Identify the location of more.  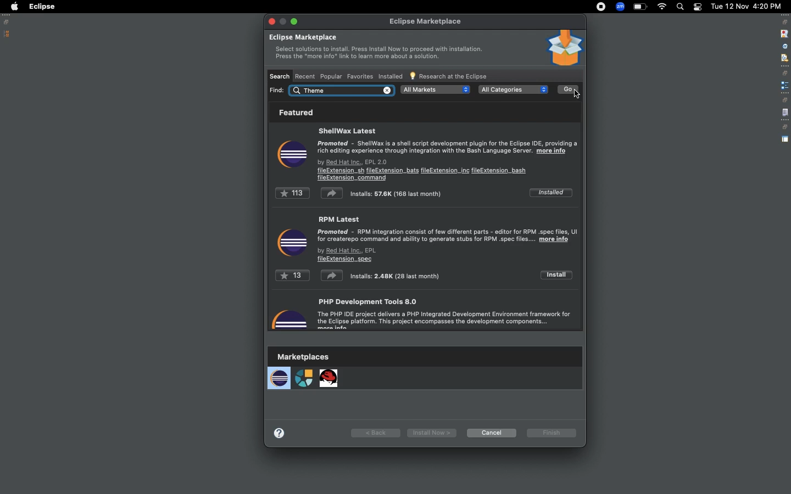
(282, 431).